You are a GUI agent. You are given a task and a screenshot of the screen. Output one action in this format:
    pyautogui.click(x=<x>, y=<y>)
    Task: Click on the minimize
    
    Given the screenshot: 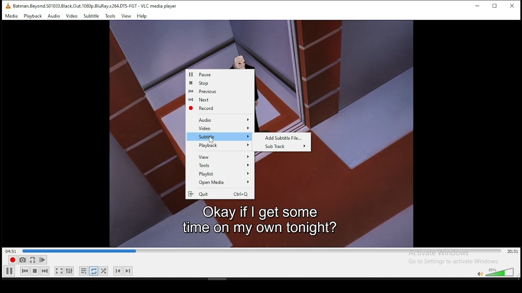 What is the action you would take?
    pyautogui.click(x=479, y=7)
    